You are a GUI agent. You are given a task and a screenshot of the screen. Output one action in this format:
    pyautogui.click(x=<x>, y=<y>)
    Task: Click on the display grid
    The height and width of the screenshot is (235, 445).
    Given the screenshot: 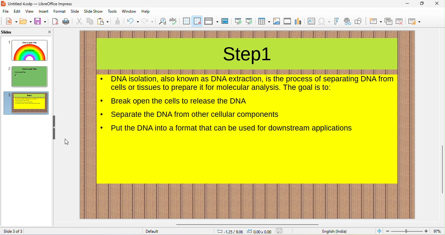 What is the action you would take?
    pyautogui.click(x=186, y=21)
    